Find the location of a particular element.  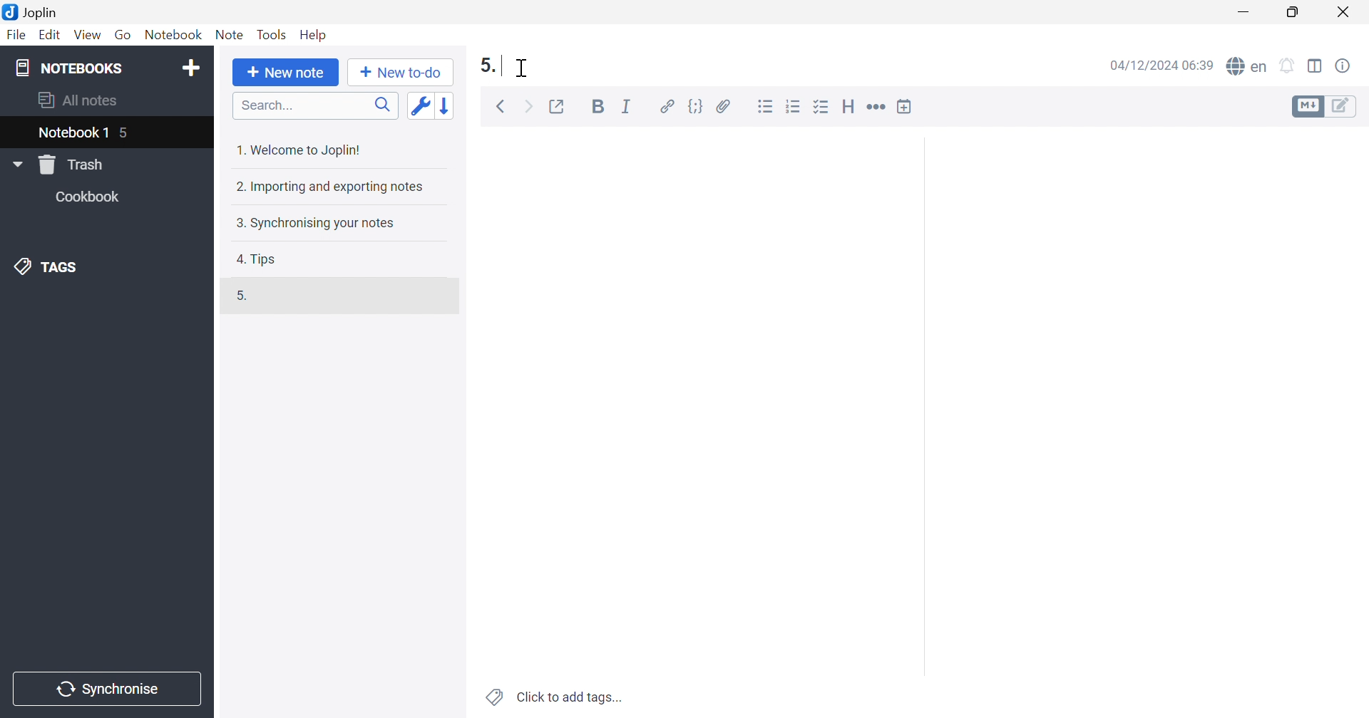

Checkbox is located at coordinates (822, 108).